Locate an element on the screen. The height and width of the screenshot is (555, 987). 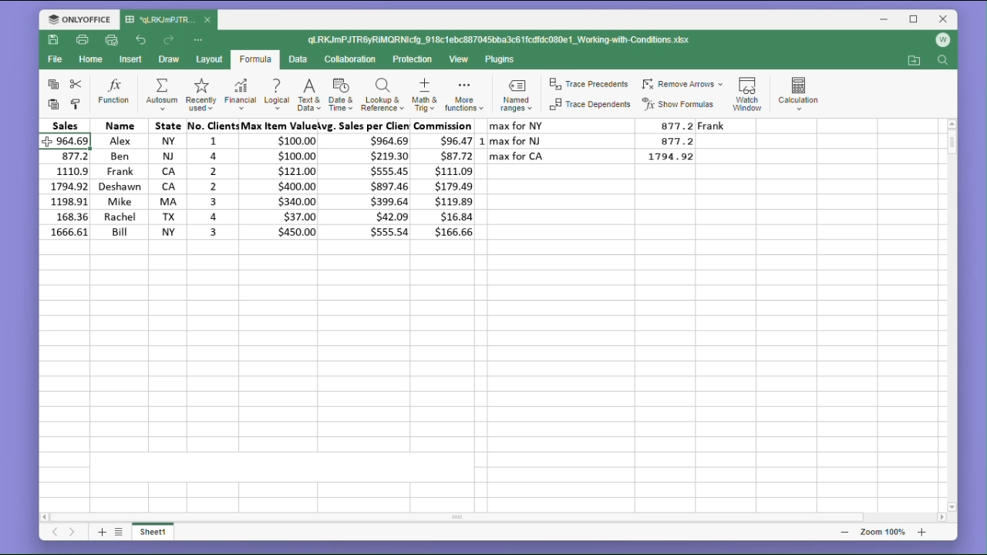
layout is located at coordinates (208, 60).